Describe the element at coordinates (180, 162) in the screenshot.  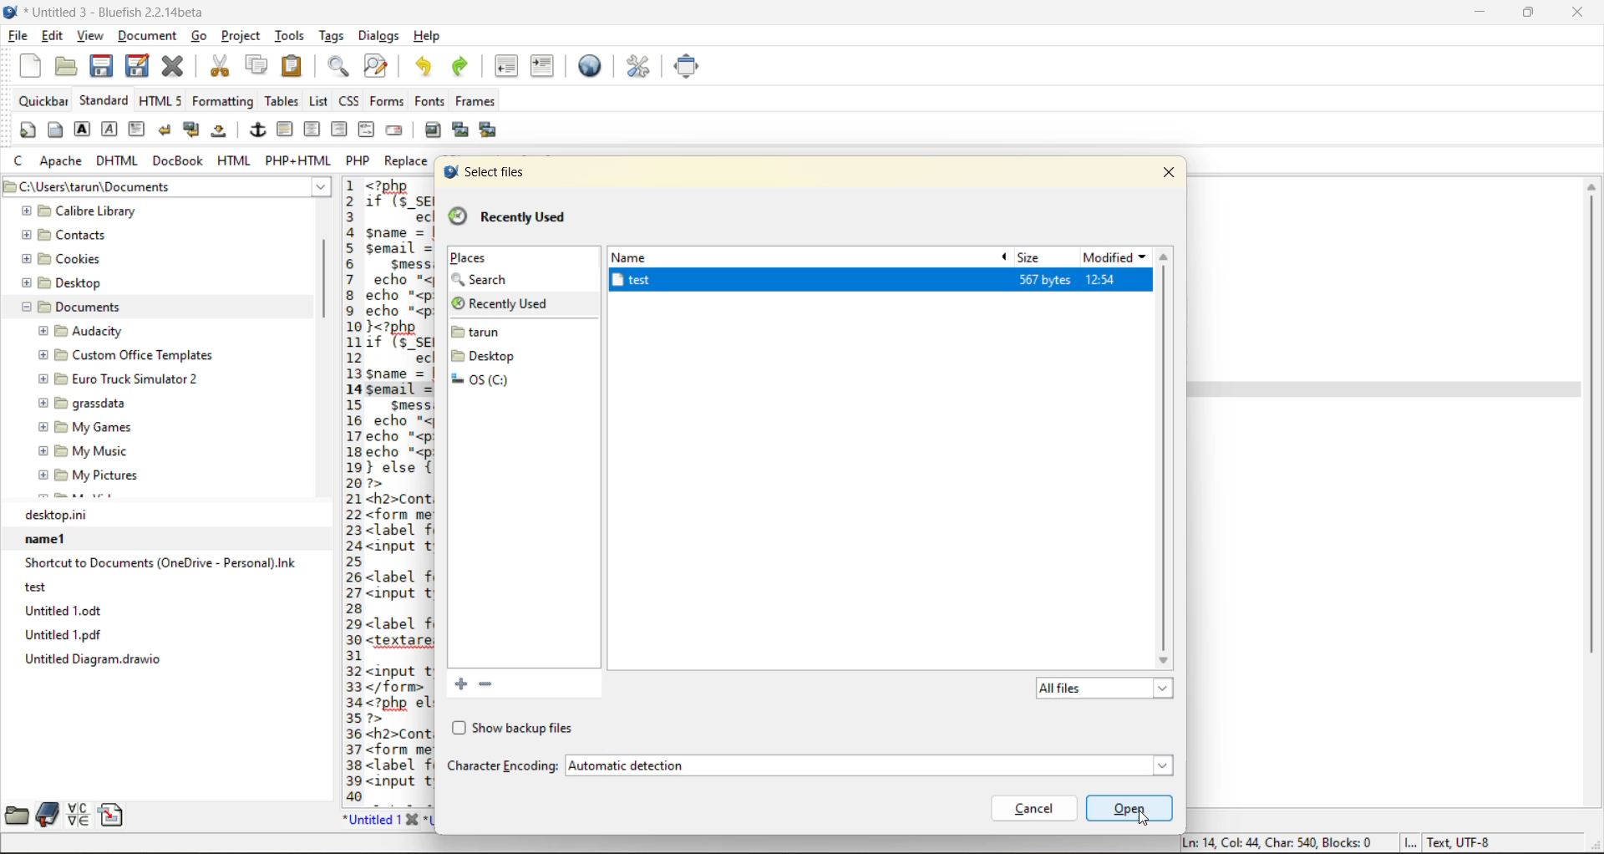
I see `docbook` at that location.